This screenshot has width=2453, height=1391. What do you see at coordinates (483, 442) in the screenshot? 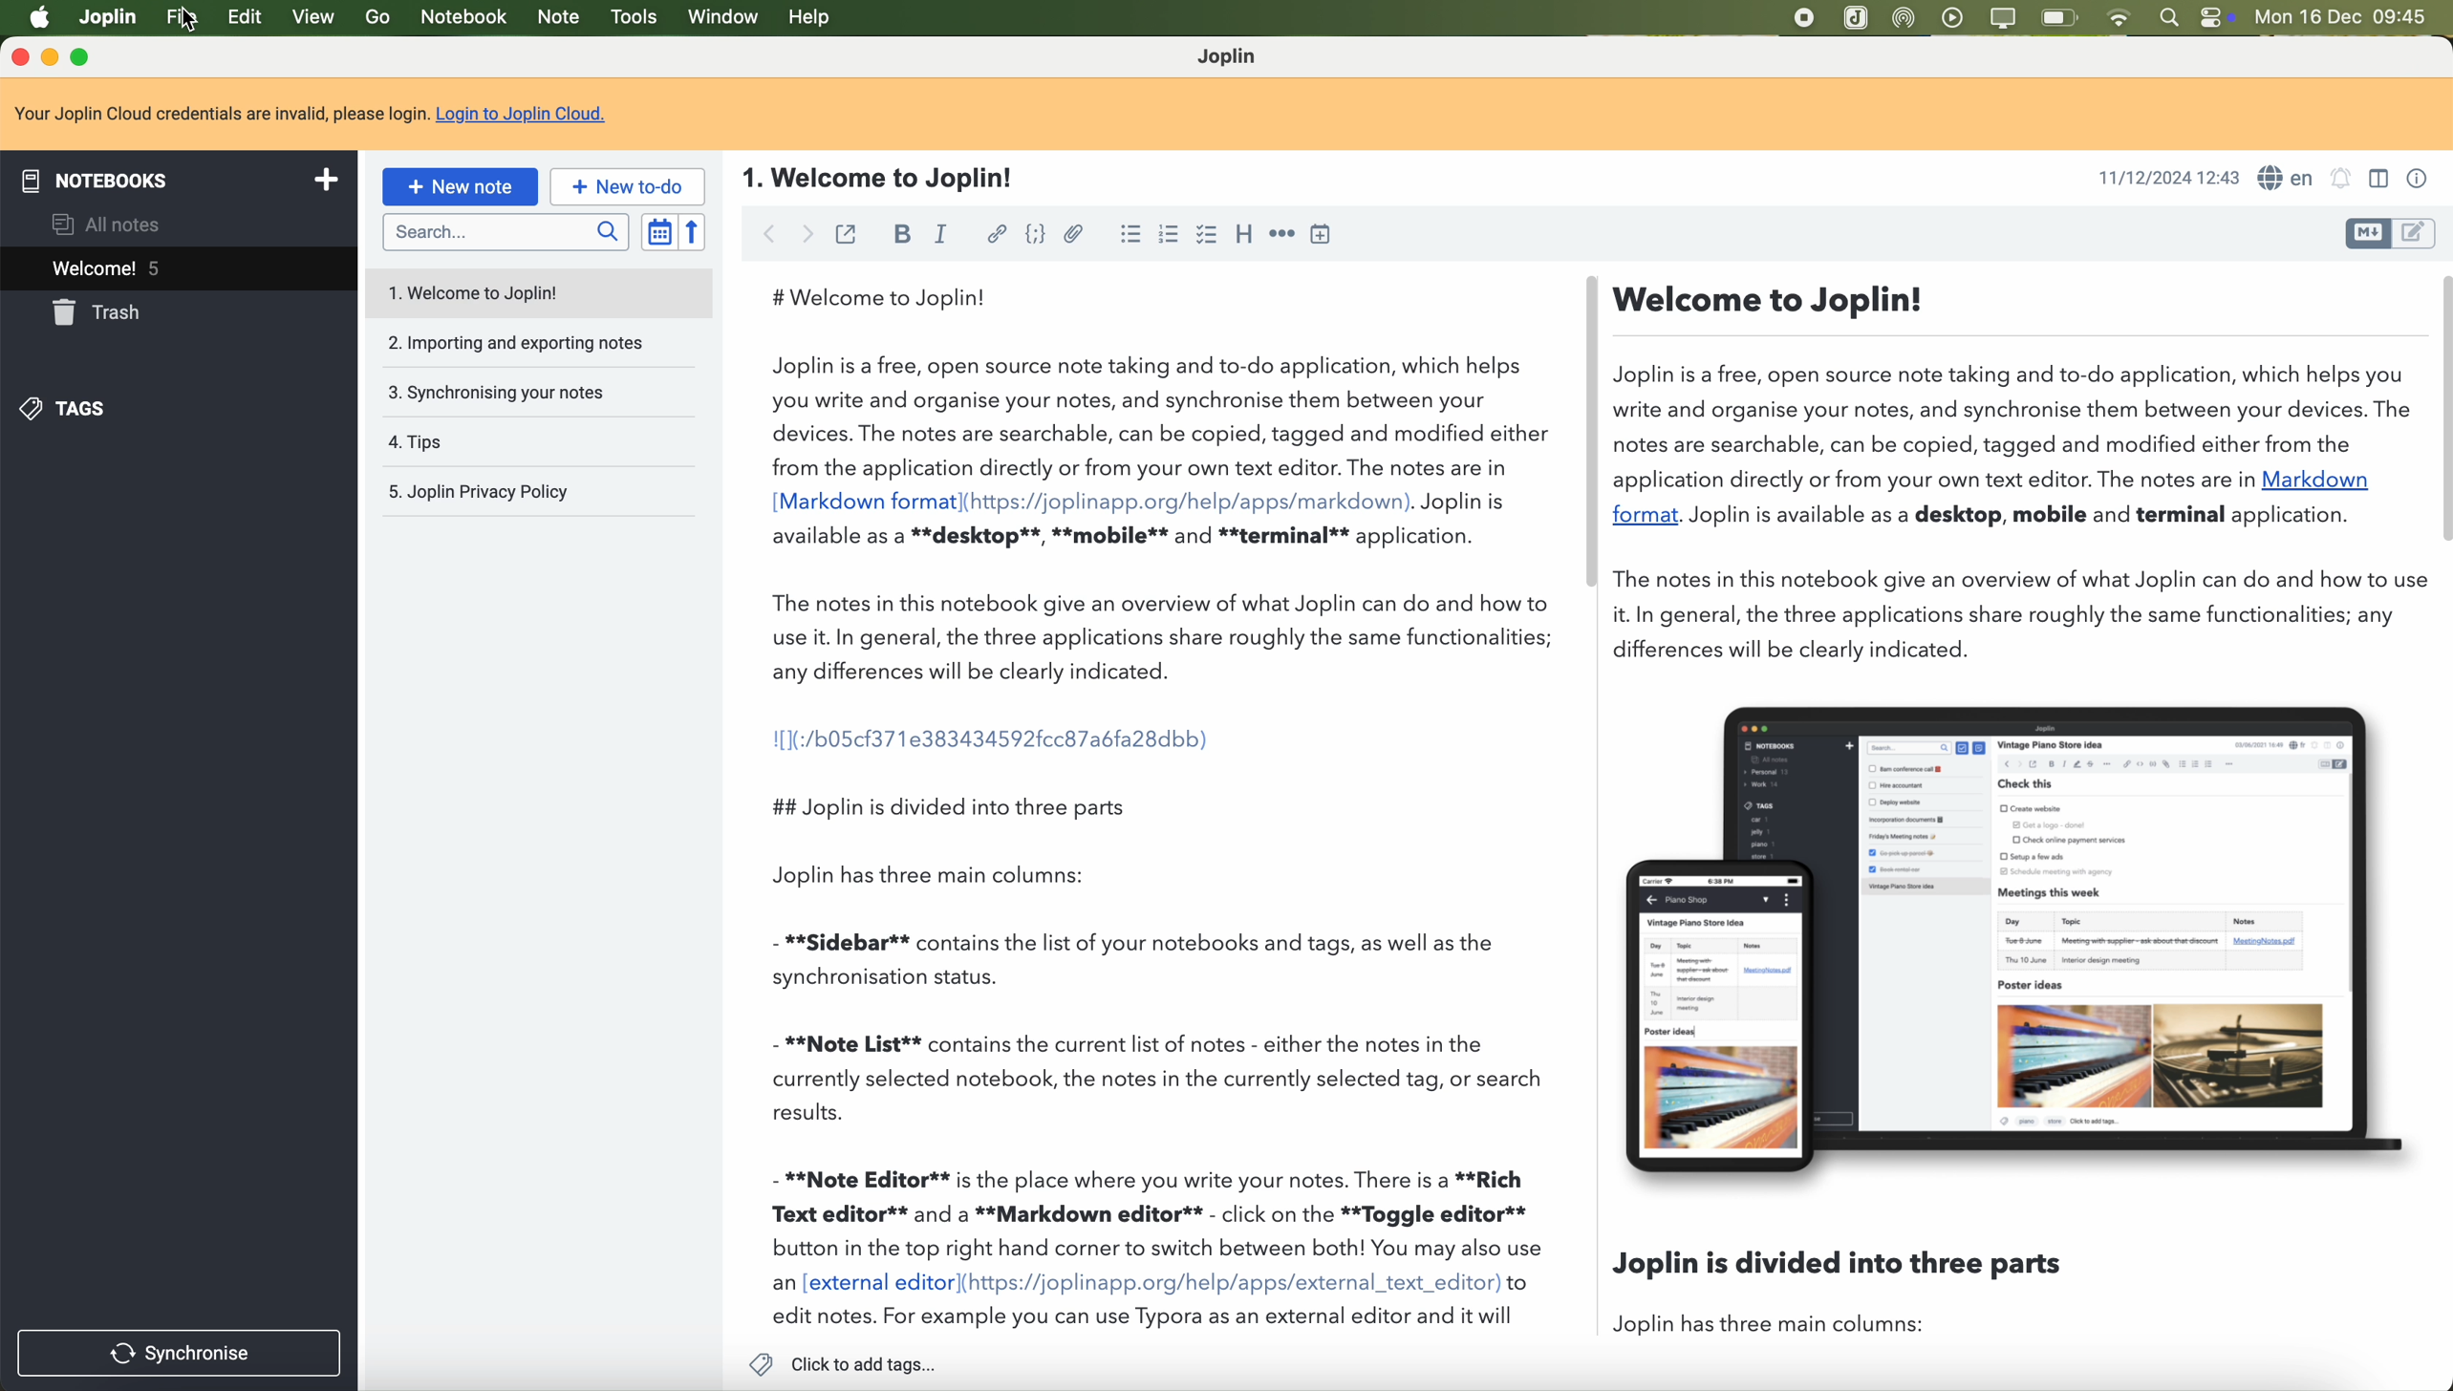
I see `4. Tips` at bounding box center [483, 442].